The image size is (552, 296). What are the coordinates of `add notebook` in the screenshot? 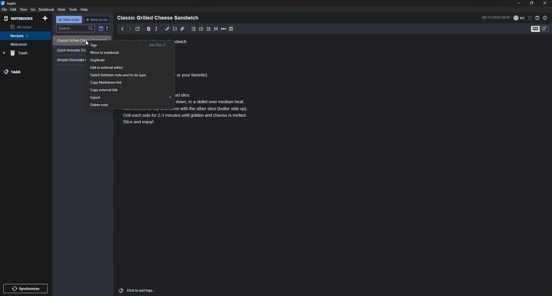 It's located at (46, 18).